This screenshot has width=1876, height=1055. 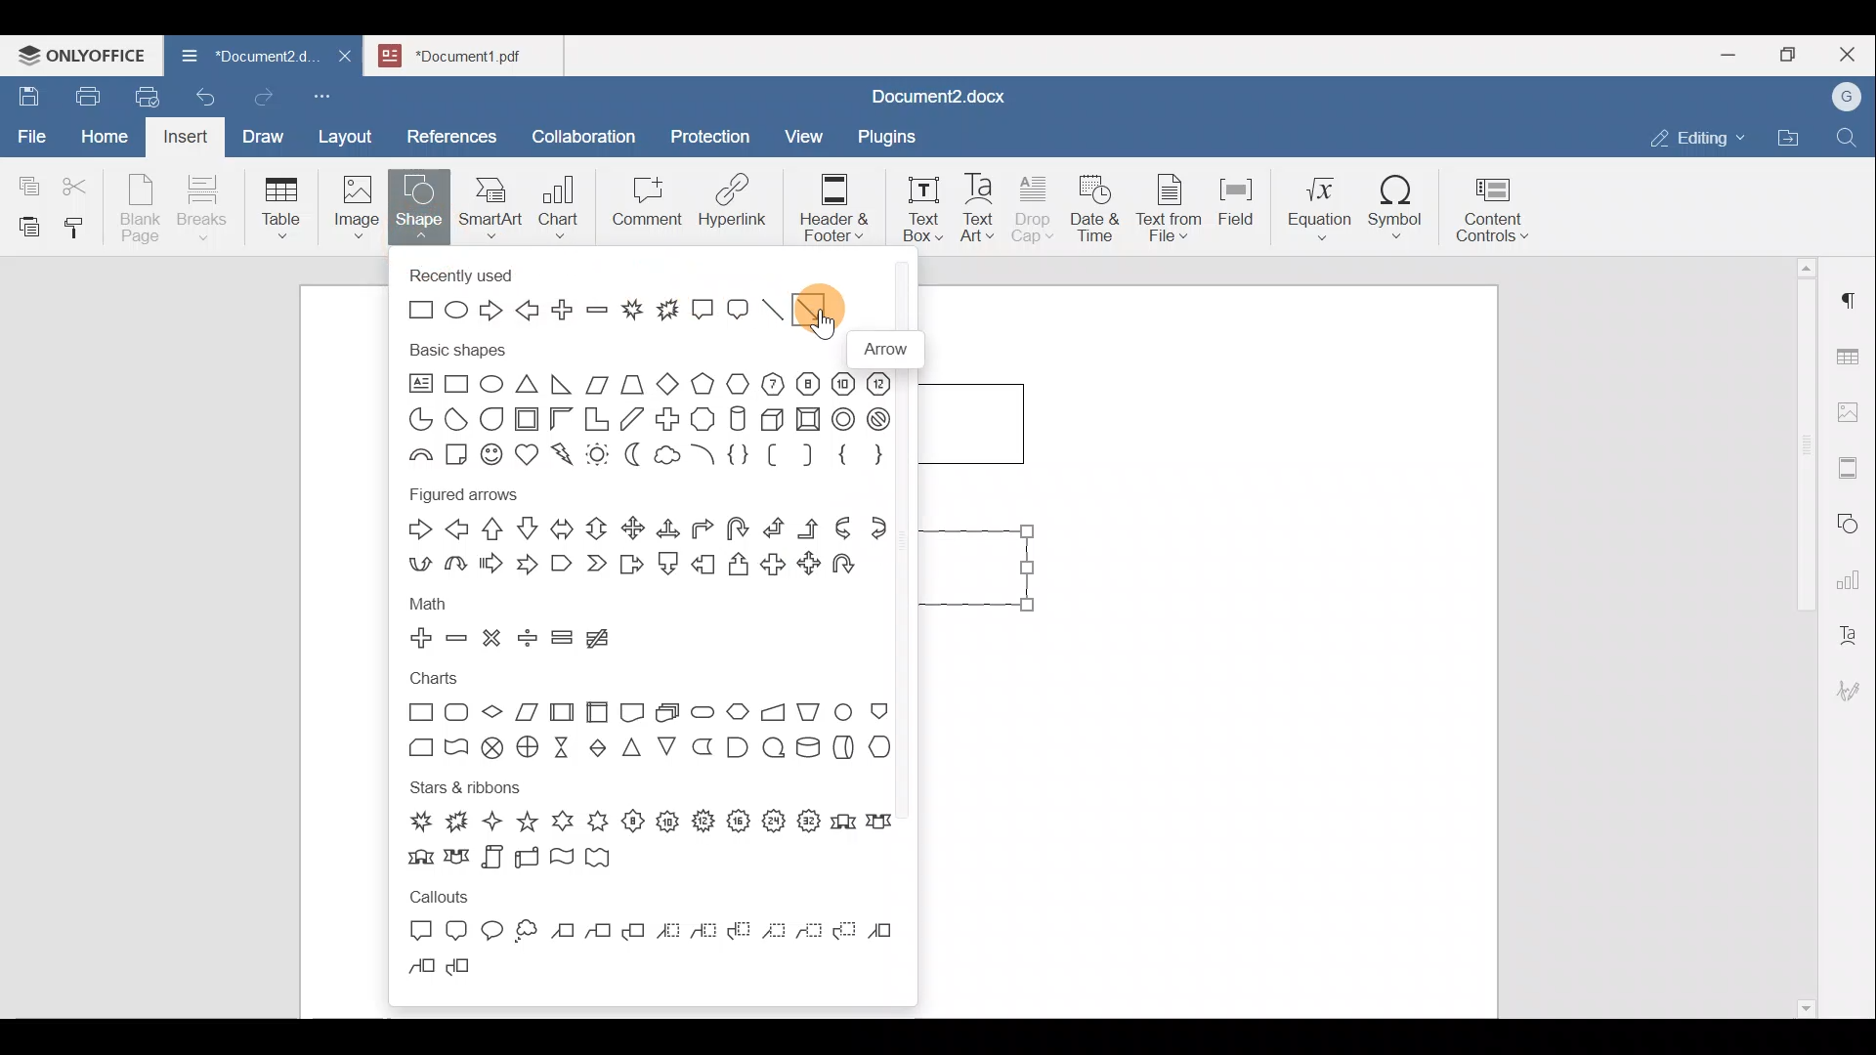 What do you see at coordinates (649, 935) in the screenshot?
I see `Callouts` at bounding box center [649, 935].